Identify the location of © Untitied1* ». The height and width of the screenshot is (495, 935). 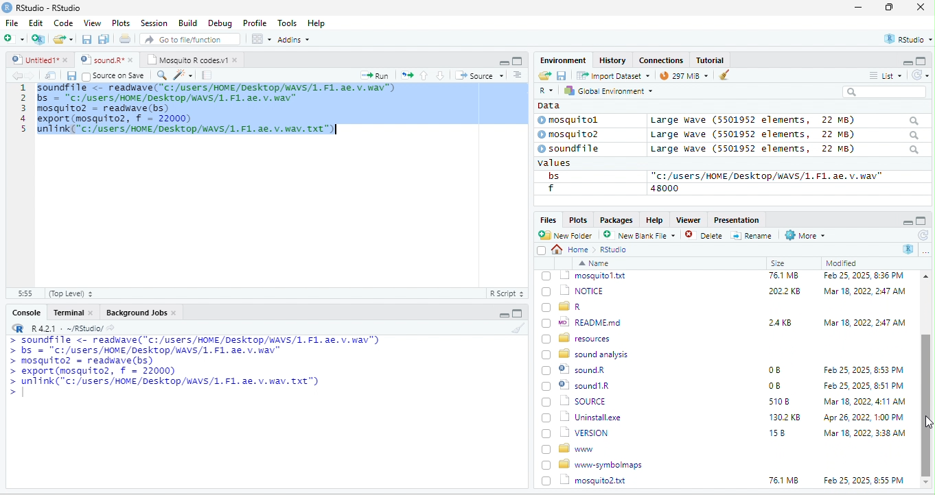
(37, 60).